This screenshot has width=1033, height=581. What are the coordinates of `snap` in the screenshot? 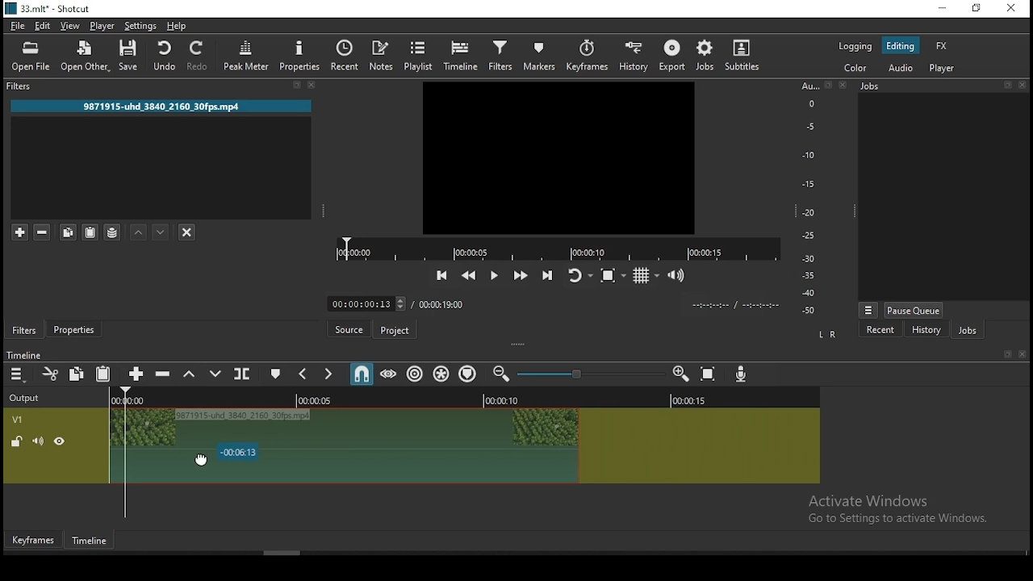 It's located at (364, 375).